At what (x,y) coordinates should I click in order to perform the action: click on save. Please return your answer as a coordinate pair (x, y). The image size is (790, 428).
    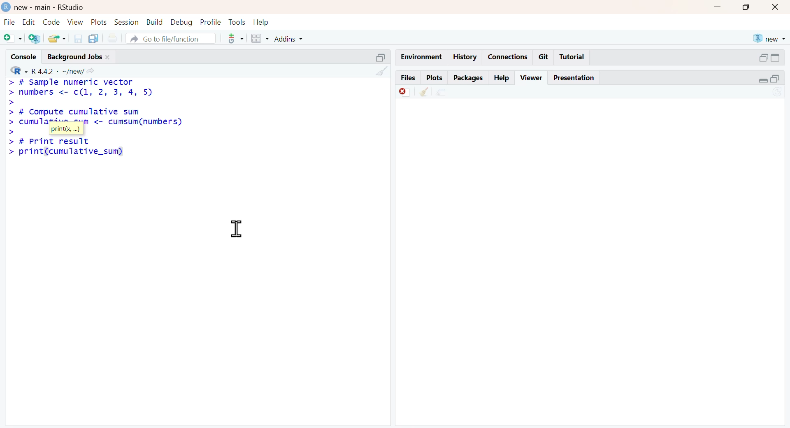
    Looking at the image, I should click on (79, 39).